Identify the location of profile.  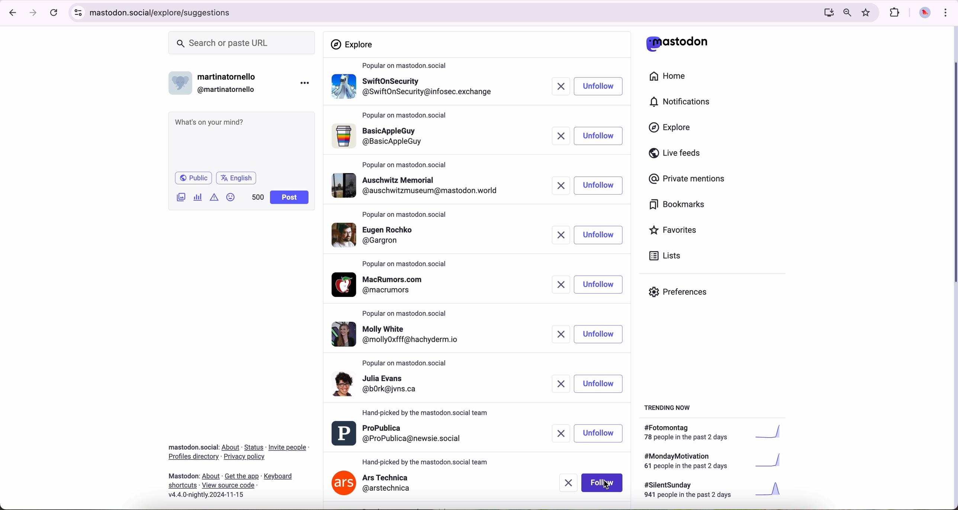
(414, 237).